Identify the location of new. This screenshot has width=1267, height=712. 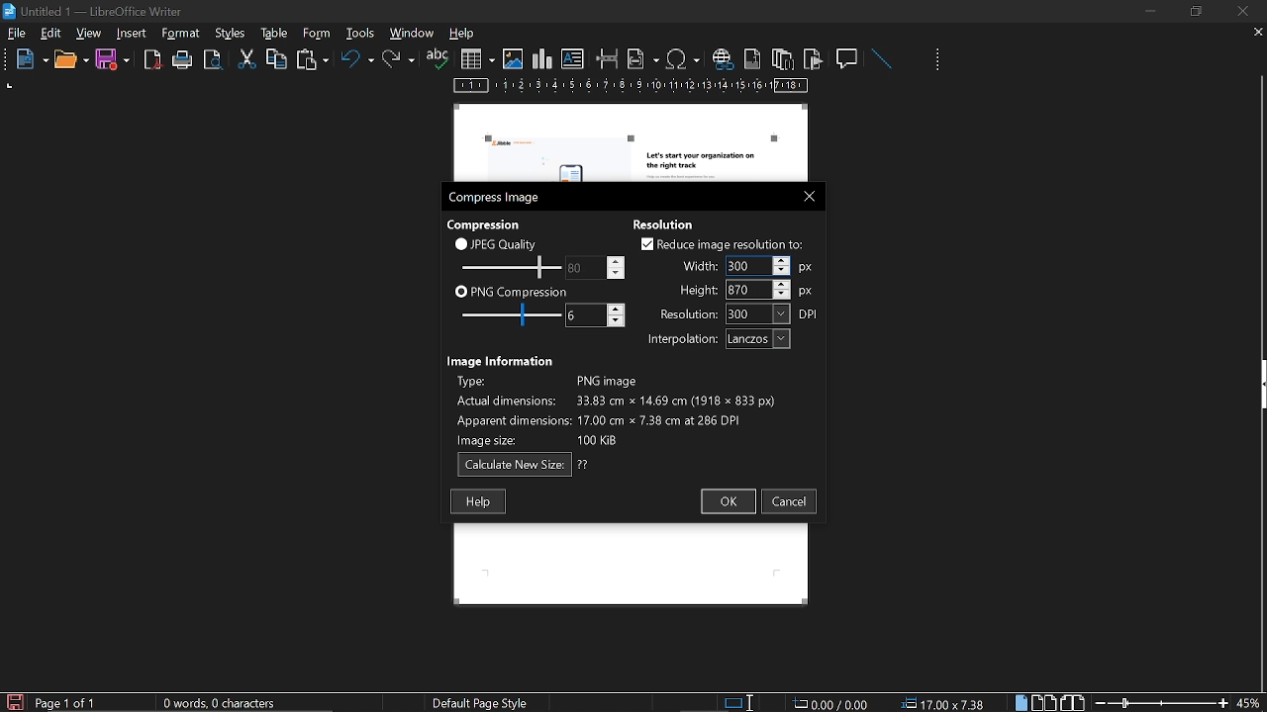
(27, 60).